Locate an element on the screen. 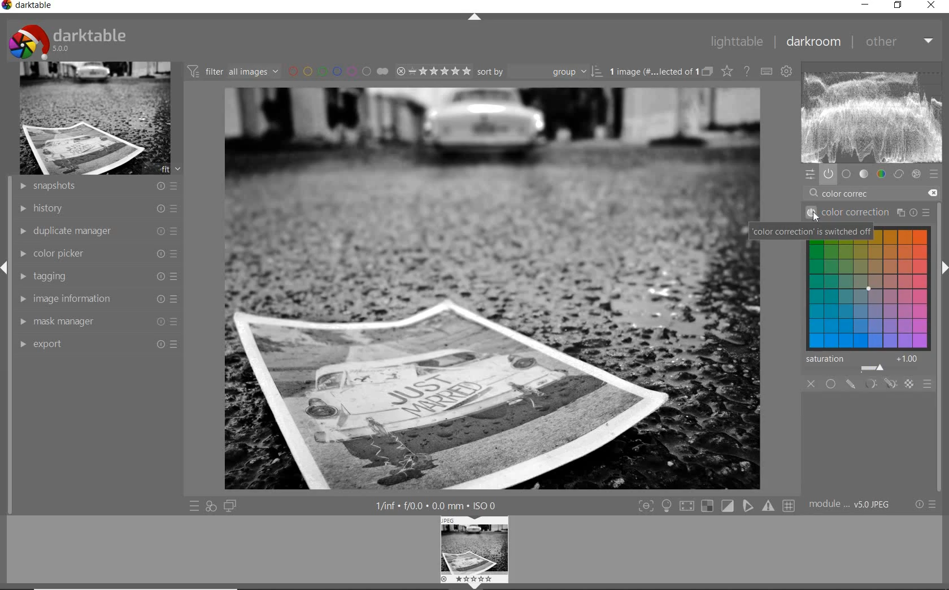  color is located at coordinates (881, 175).